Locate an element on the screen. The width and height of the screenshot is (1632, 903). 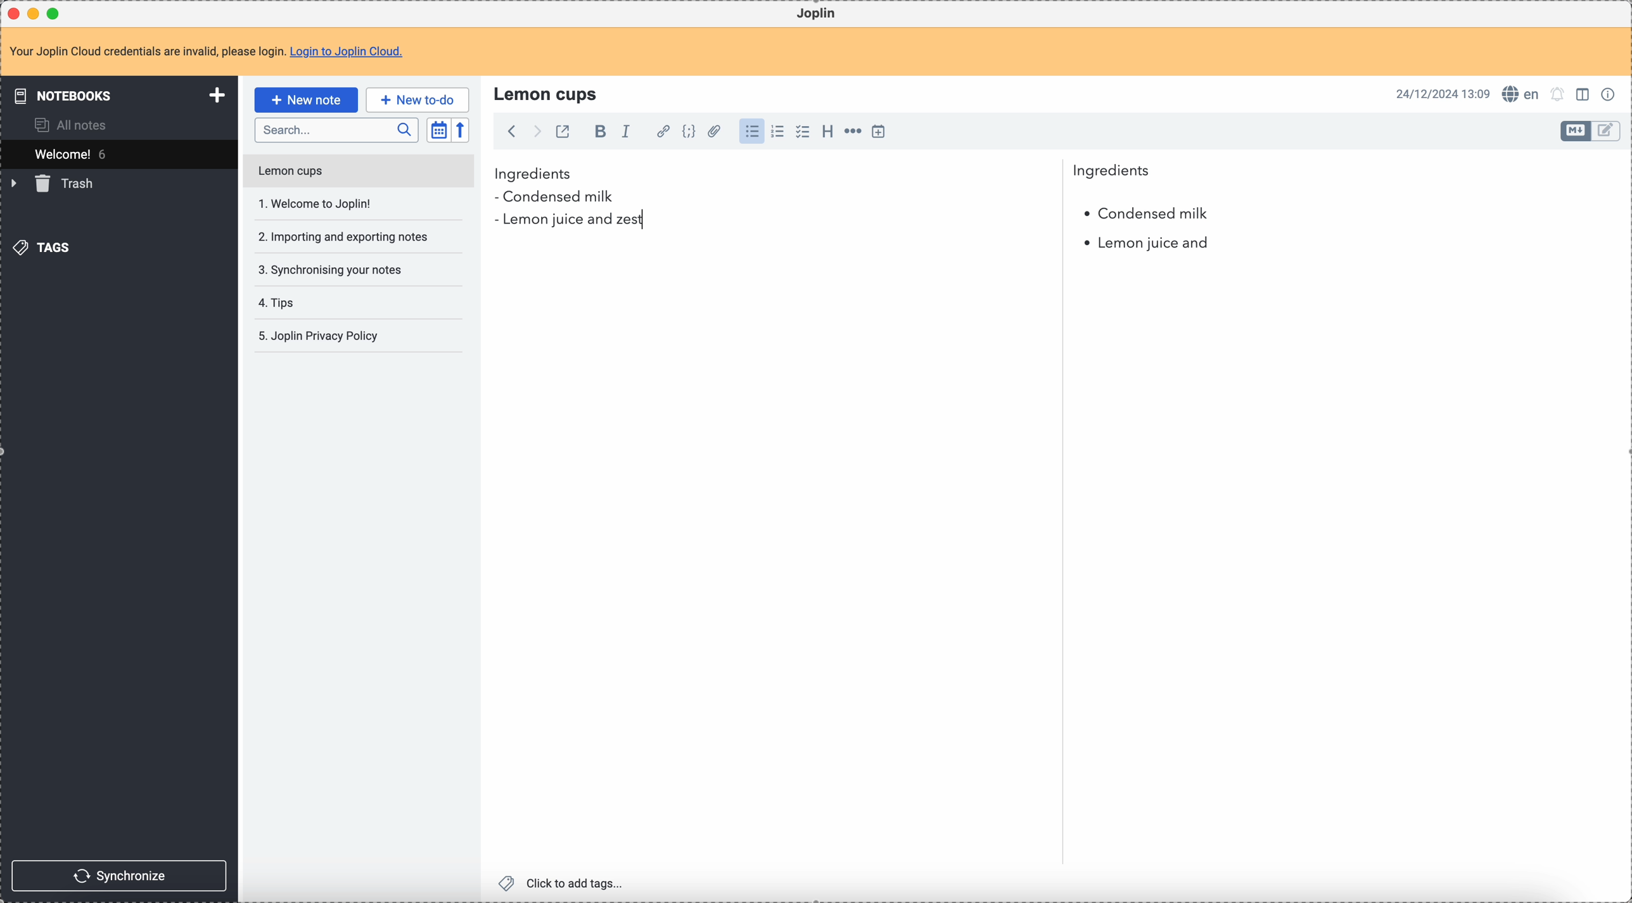
minimize is located at coordinates (36, 15).